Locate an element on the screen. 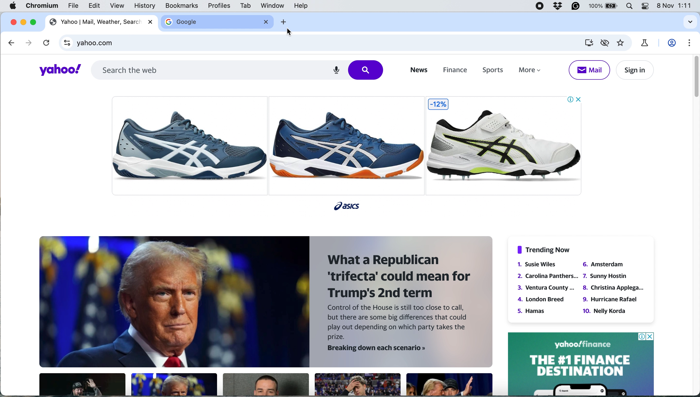 This screenshot has height=397, width=700. cursor is located at coordinates (290, 33).